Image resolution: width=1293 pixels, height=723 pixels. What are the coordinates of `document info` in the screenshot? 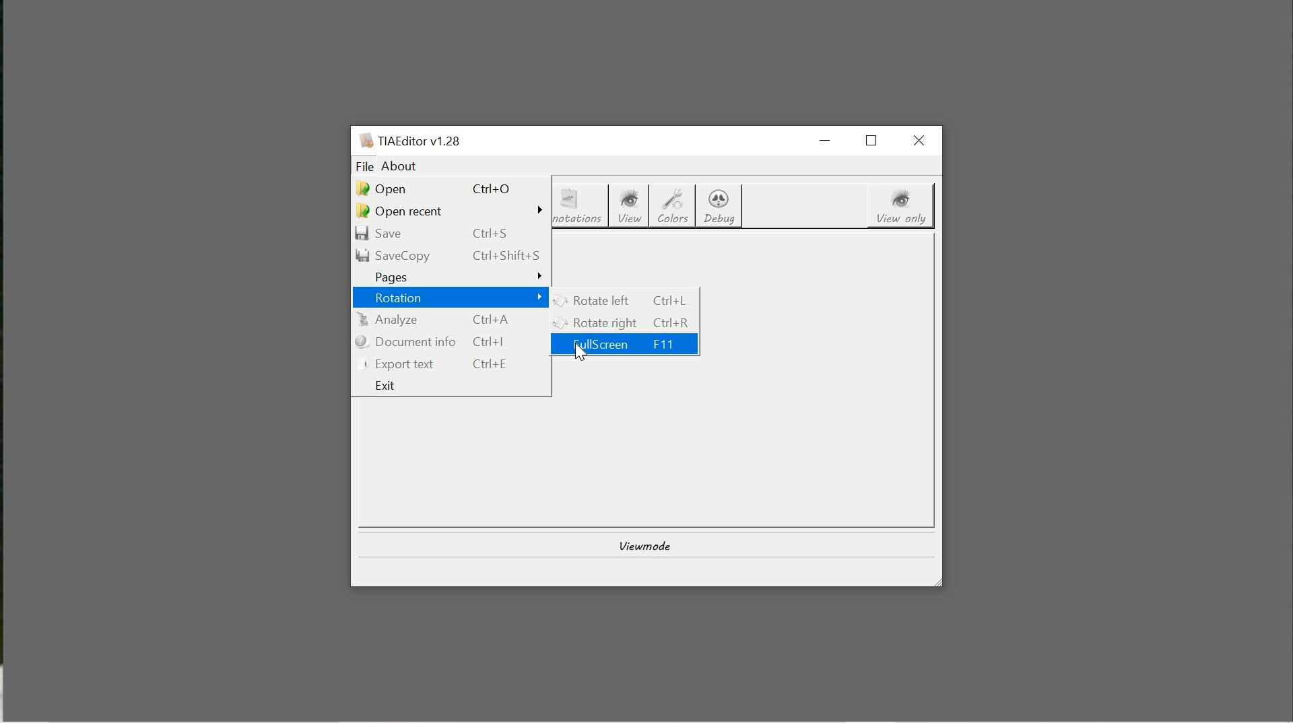 It's located at (453, 341).